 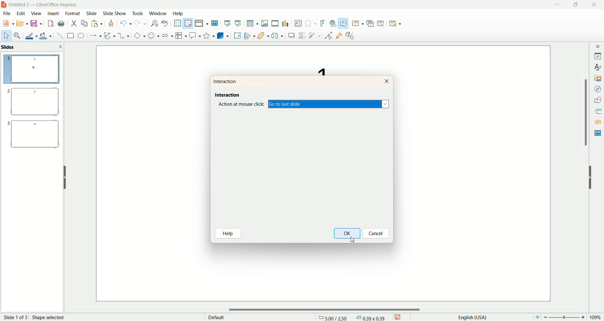 What do you see at coordinates (286, 24) in the screenshot?
I see `insert chart` at bounding box center [286, 24].